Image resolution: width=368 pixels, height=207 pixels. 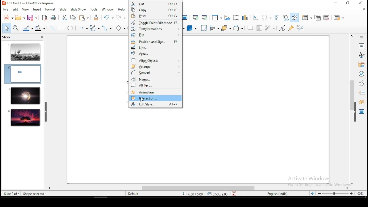 What do you see at coordinates (37, 9) in the screenshot?
I see `insert` at bounding box center [37, 9].